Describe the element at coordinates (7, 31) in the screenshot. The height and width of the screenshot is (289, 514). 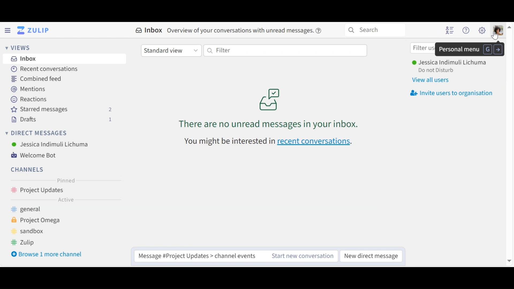
I see `Hamburger menu` at that location.